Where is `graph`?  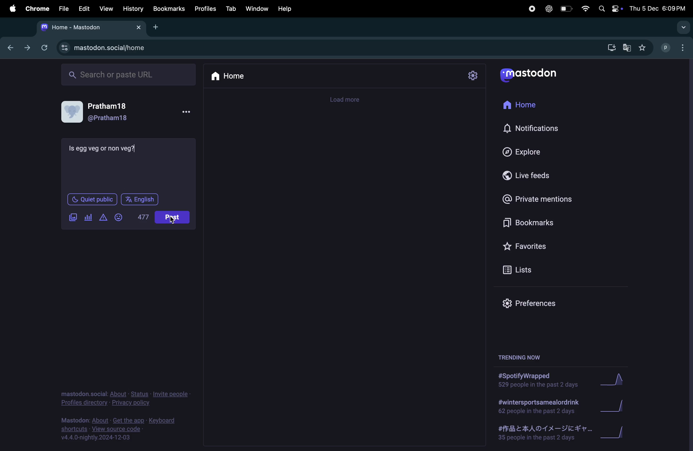 graph is located at coordinates (616, 435).